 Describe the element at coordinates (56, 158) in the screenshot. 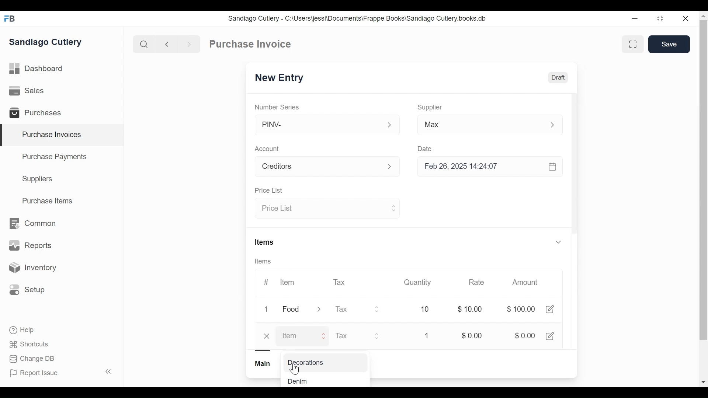

I see `Purchase Payments` at that location.